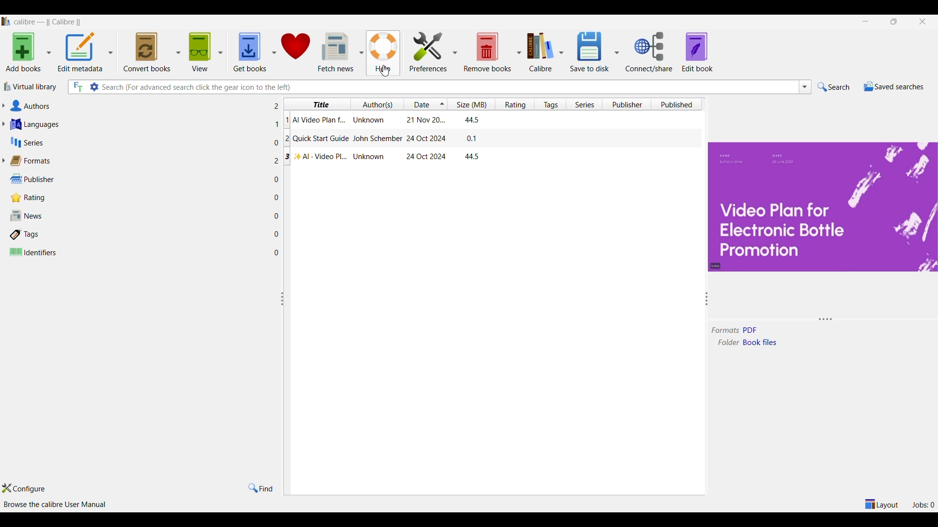  Describe the element at coordinates (487, 52) in the screenshot. I see `Remove book` at that location.